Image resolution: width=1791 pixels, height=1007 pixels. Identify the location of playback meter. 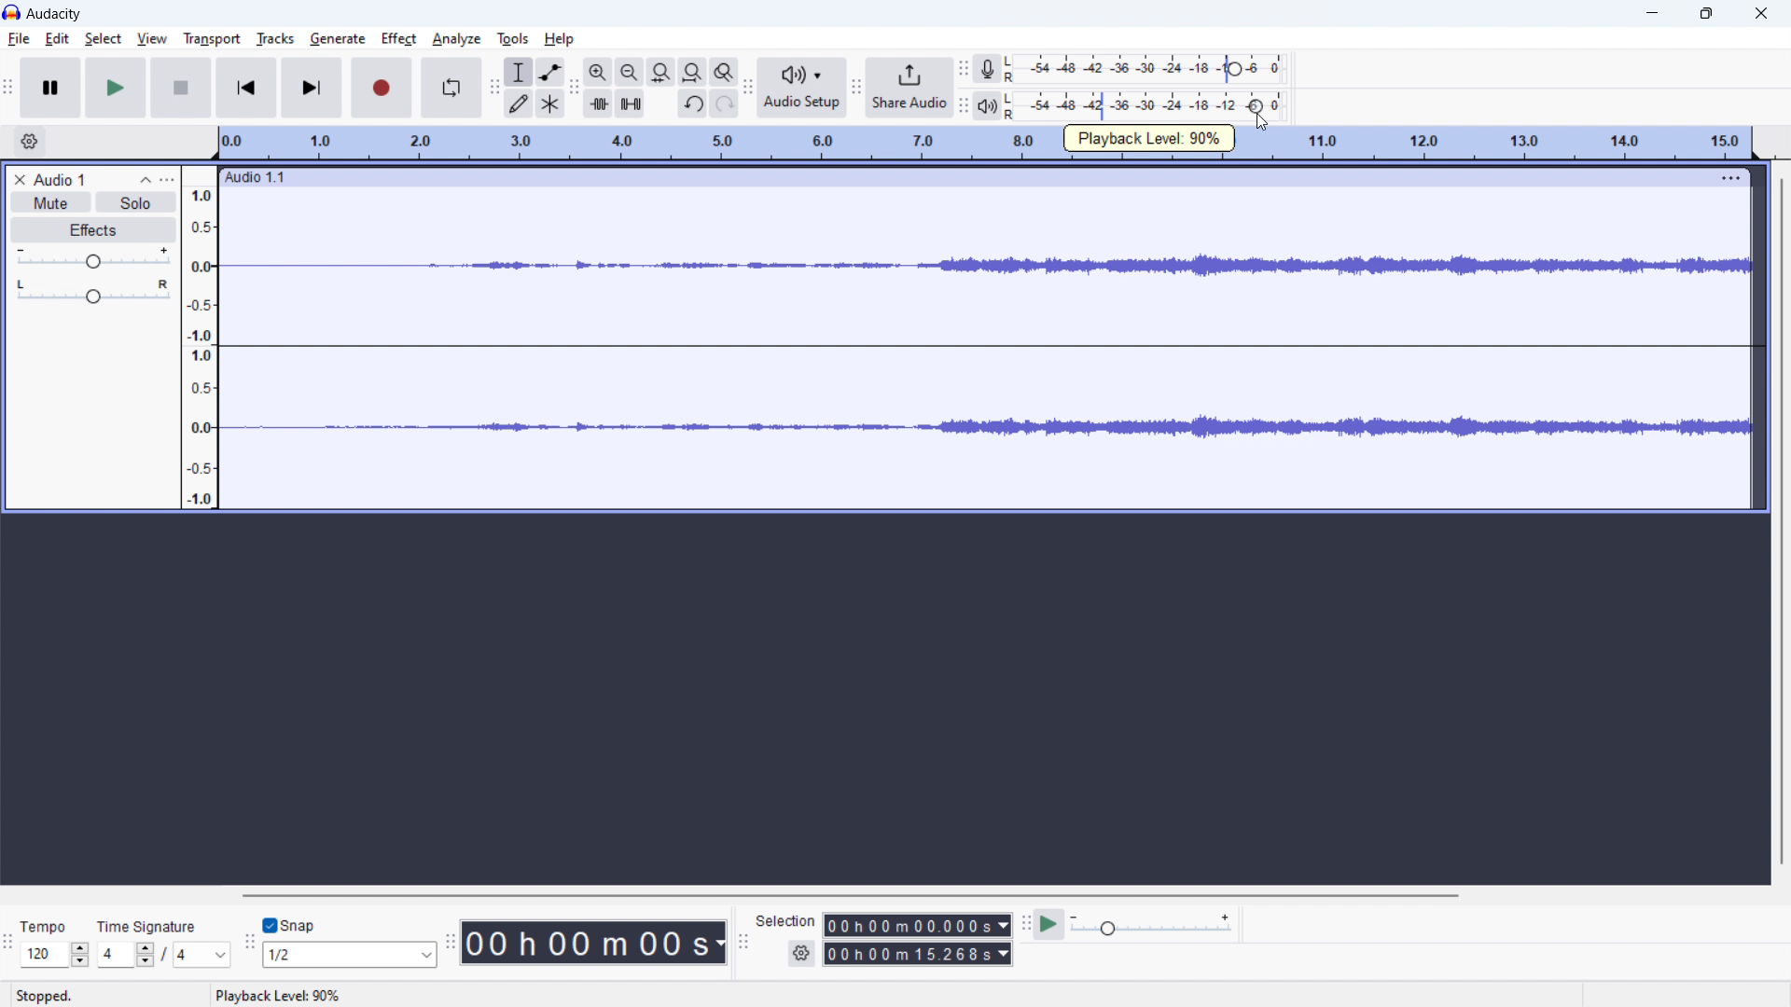
(988, 104).